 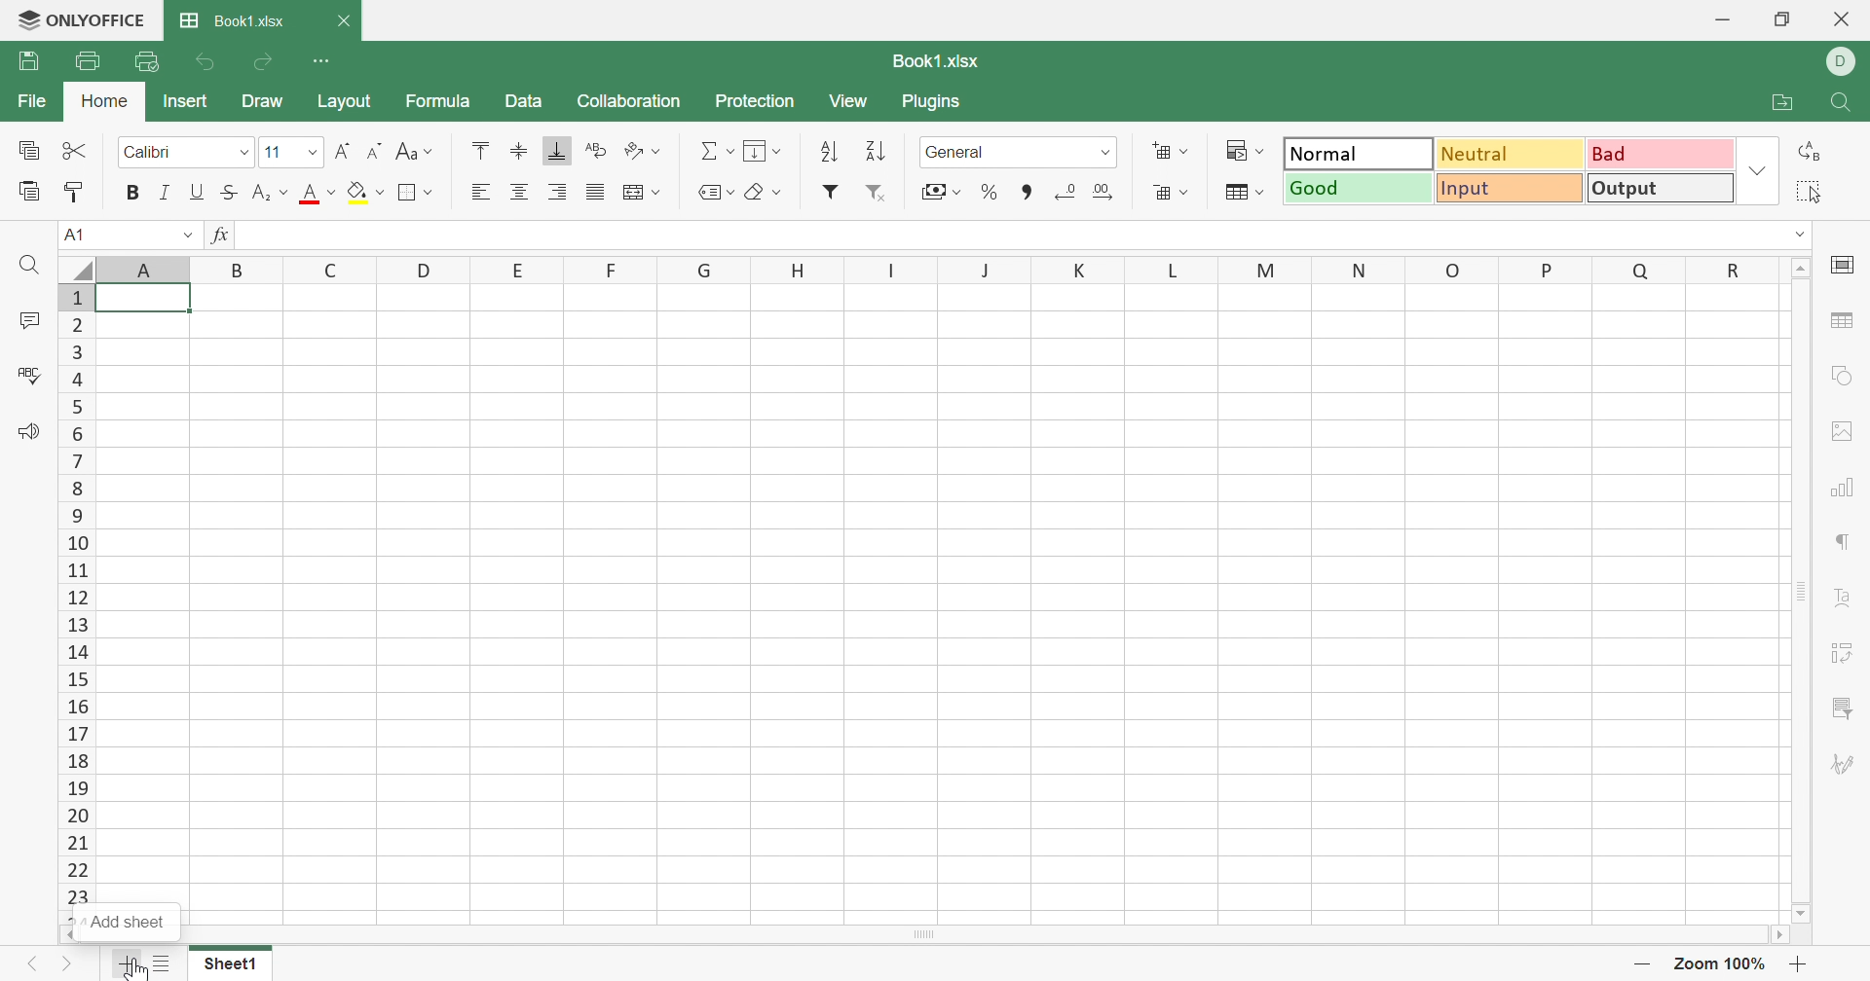 What do you see at coordinates (765, 150) in the screenshot?
I see `Fill` at bounding box center [765, 150].